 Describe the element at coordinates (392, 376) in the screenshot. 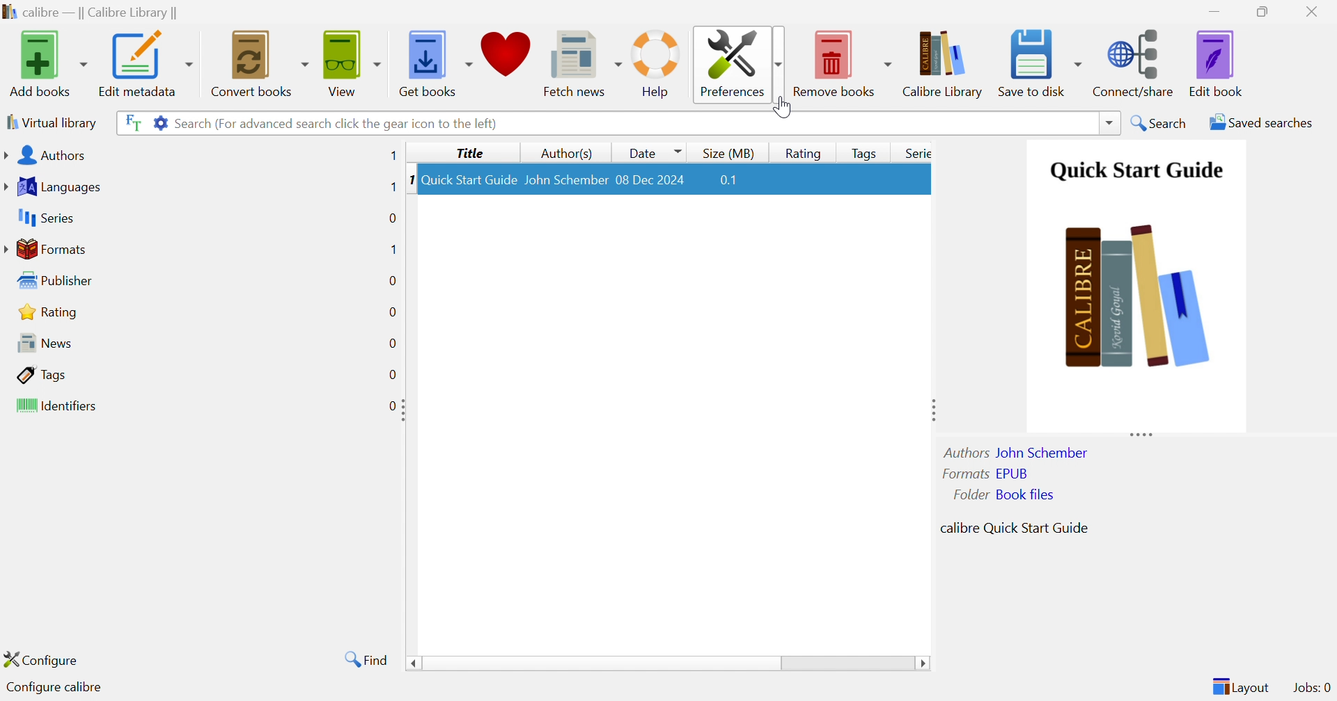

I see `0` at that location.